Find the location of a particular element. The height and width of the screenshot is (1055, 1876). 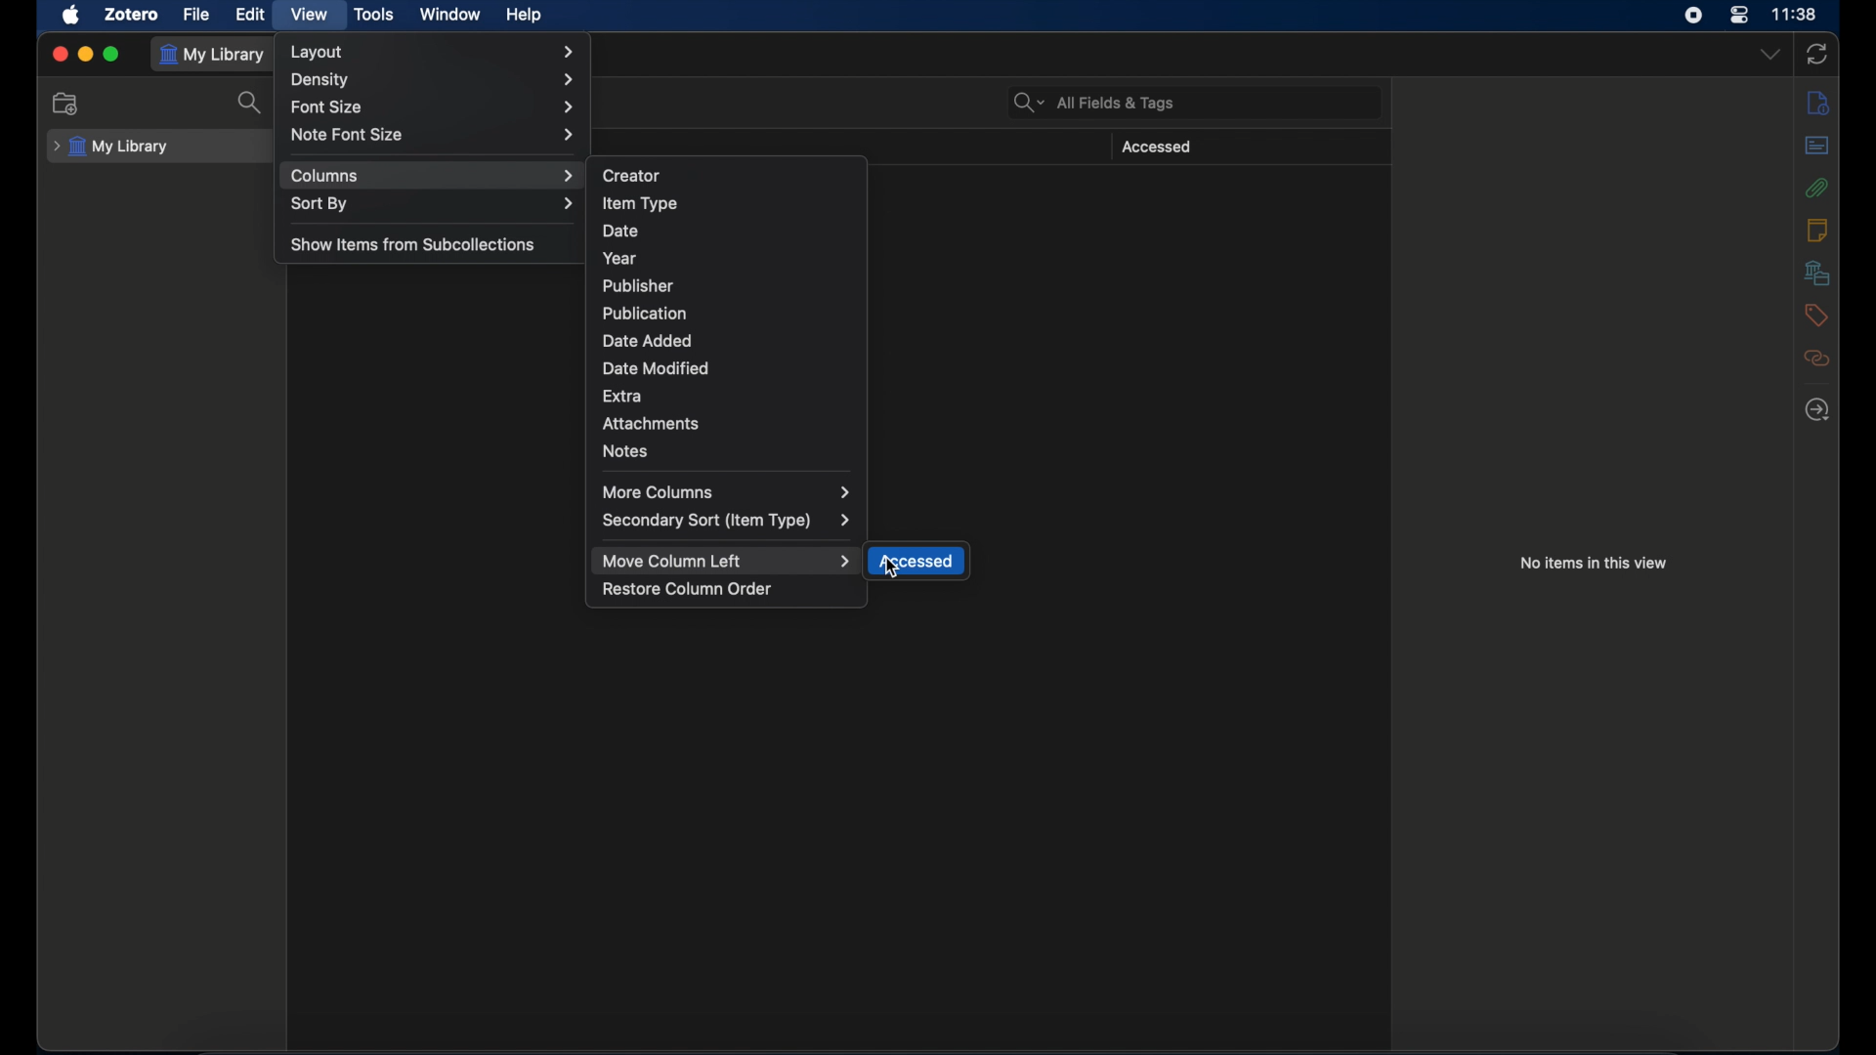

new collection is located at coordinates (65, 103).